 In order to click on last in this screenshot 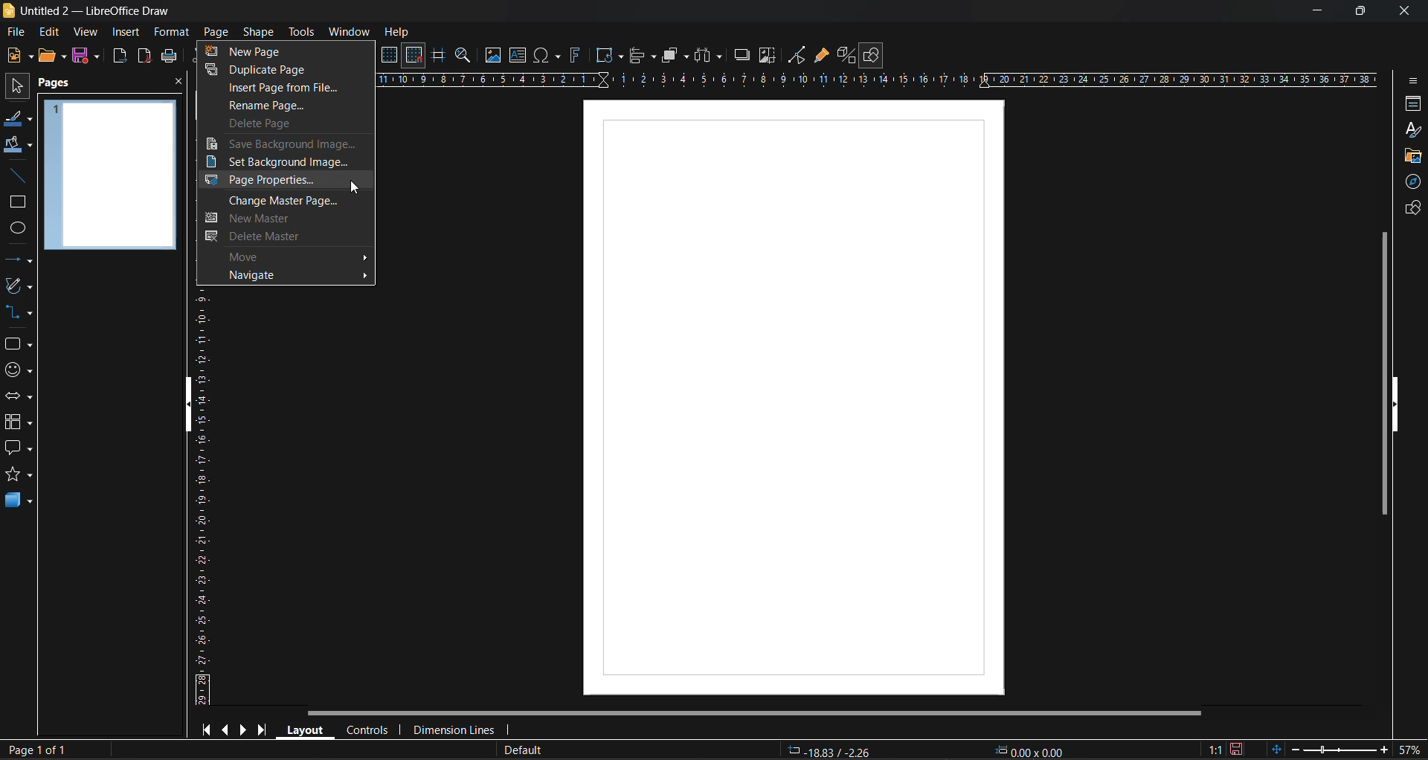, I will do `click(266, 730)`.